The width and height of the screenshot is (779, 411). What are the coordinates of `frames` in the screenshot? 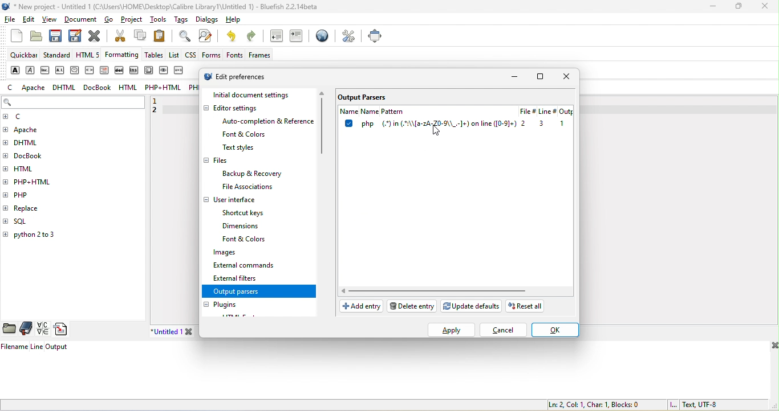 It's located at (266, 56).